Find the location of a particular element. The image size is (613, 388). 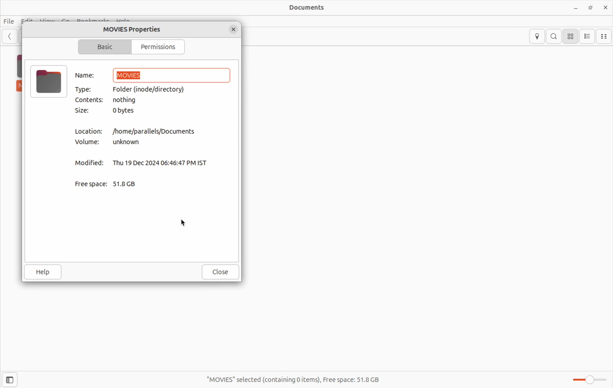

"MOVIES" selected (containing 0 items), Free space: 51.8 GB is located at coordinates (298, 378).